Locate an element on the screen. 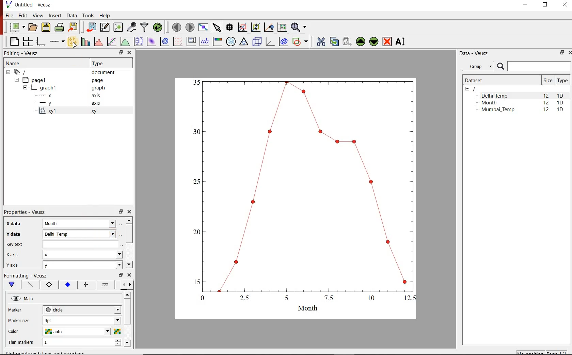 This screenshot has height=355, width=572. Tick labels is located at coordinates (67, 284).